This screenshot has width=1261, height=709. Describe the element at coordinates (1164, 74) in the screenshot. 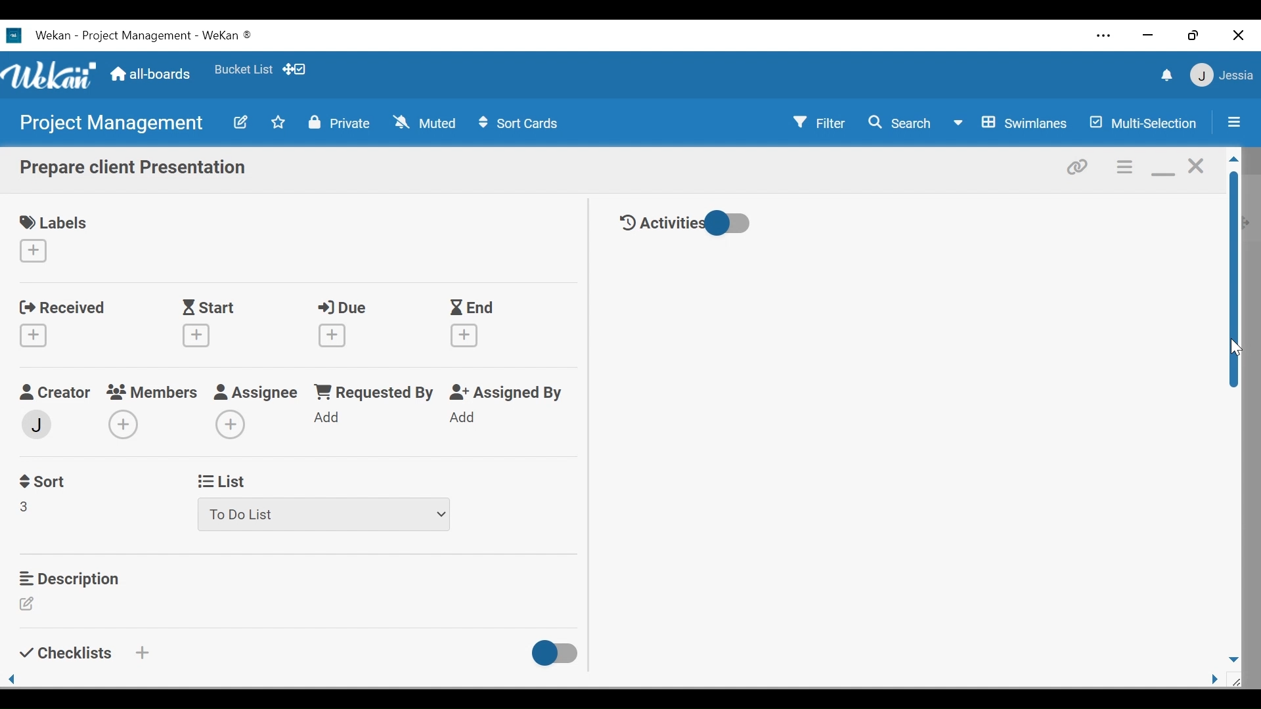

I see `notifications` at that location.